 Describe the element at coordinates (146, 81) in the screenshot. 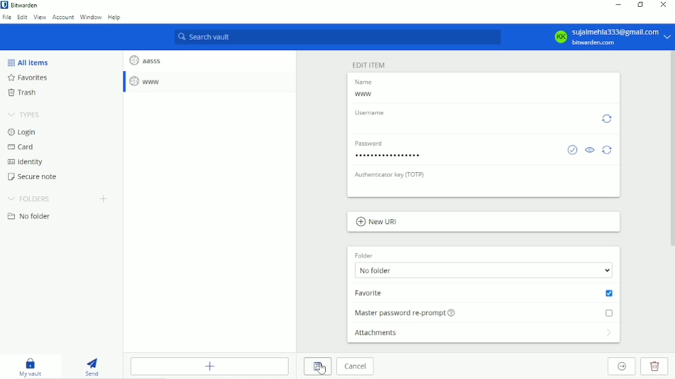

I see `www` at that location.